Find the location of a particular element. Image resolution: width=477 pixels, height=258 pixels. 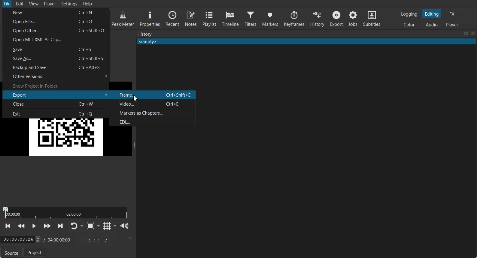

Ctrl+Shift+E is located at coordinates (179, 94).